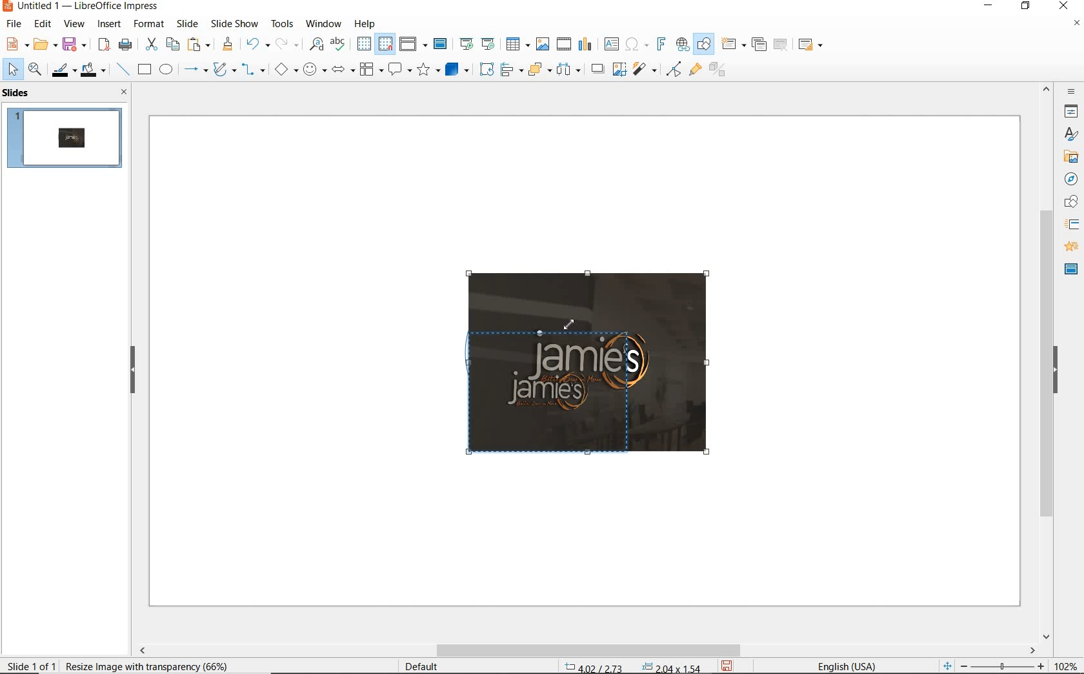 The width and height of the screenshot is (1084, 674). Describe the element at coordinates (1047, 361) in the screenshot. I see `scrollbar` at that location.